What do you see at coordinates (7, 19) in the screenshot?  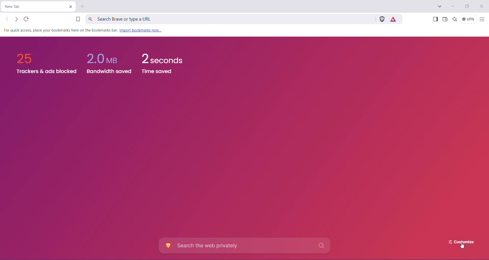 I see `Click to go back, hold to see history` at bounding box center [7, 19].